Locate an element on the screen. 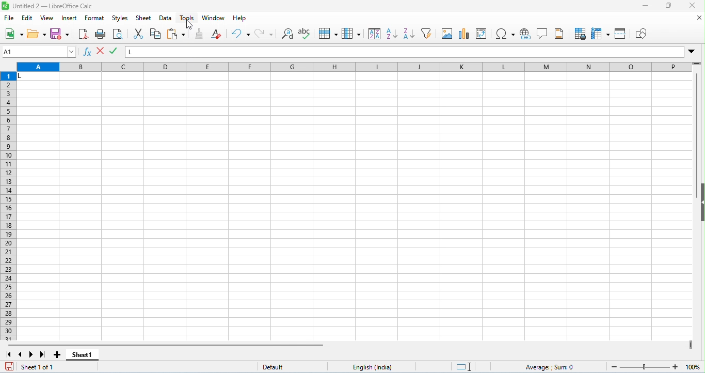 The height and width of the screenshot is (373, 705). previous is located at coordinates (20, 354).